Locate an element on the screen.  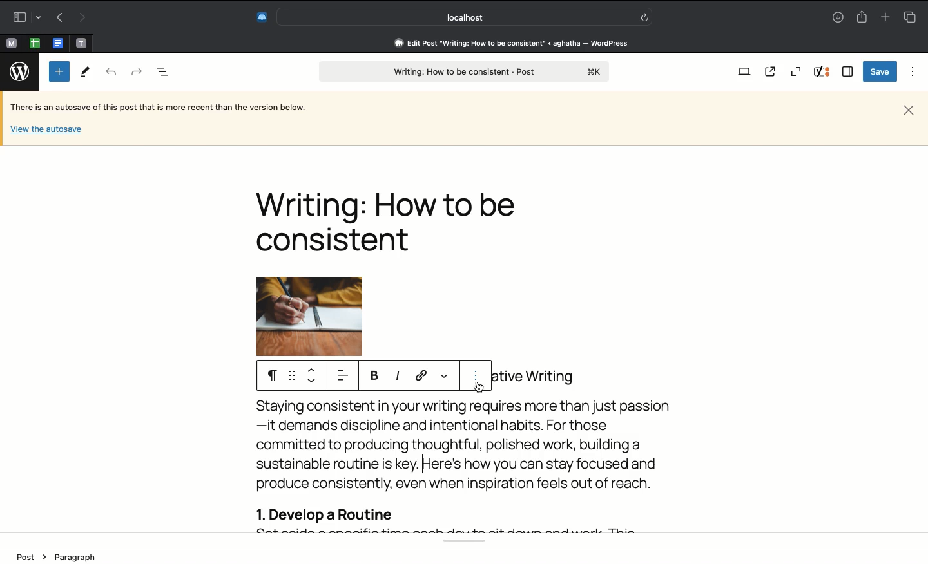
Drag is located at coordinates (291, 376).